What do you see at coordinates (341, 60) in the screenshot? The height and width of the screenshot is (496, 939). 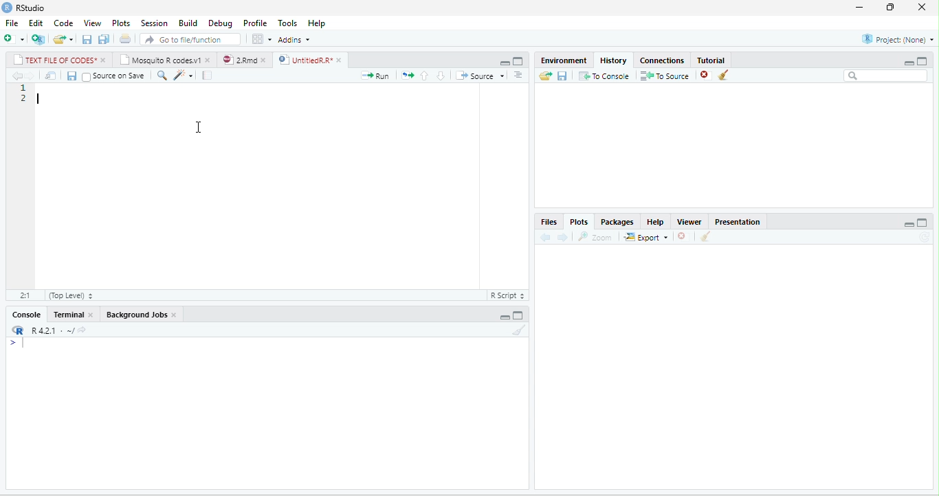 I see `close` at bounding box center [341, 60].